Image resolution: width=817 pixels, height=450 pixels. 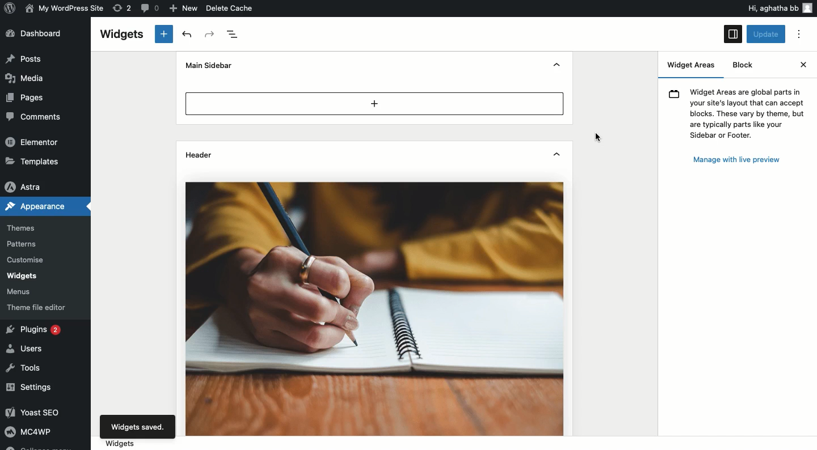 I want to click on Pages, so click(x=27, y=98).